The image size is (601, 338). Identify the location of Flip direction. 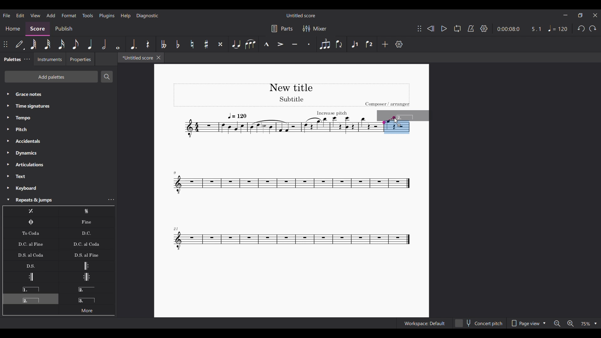
(340, 44).